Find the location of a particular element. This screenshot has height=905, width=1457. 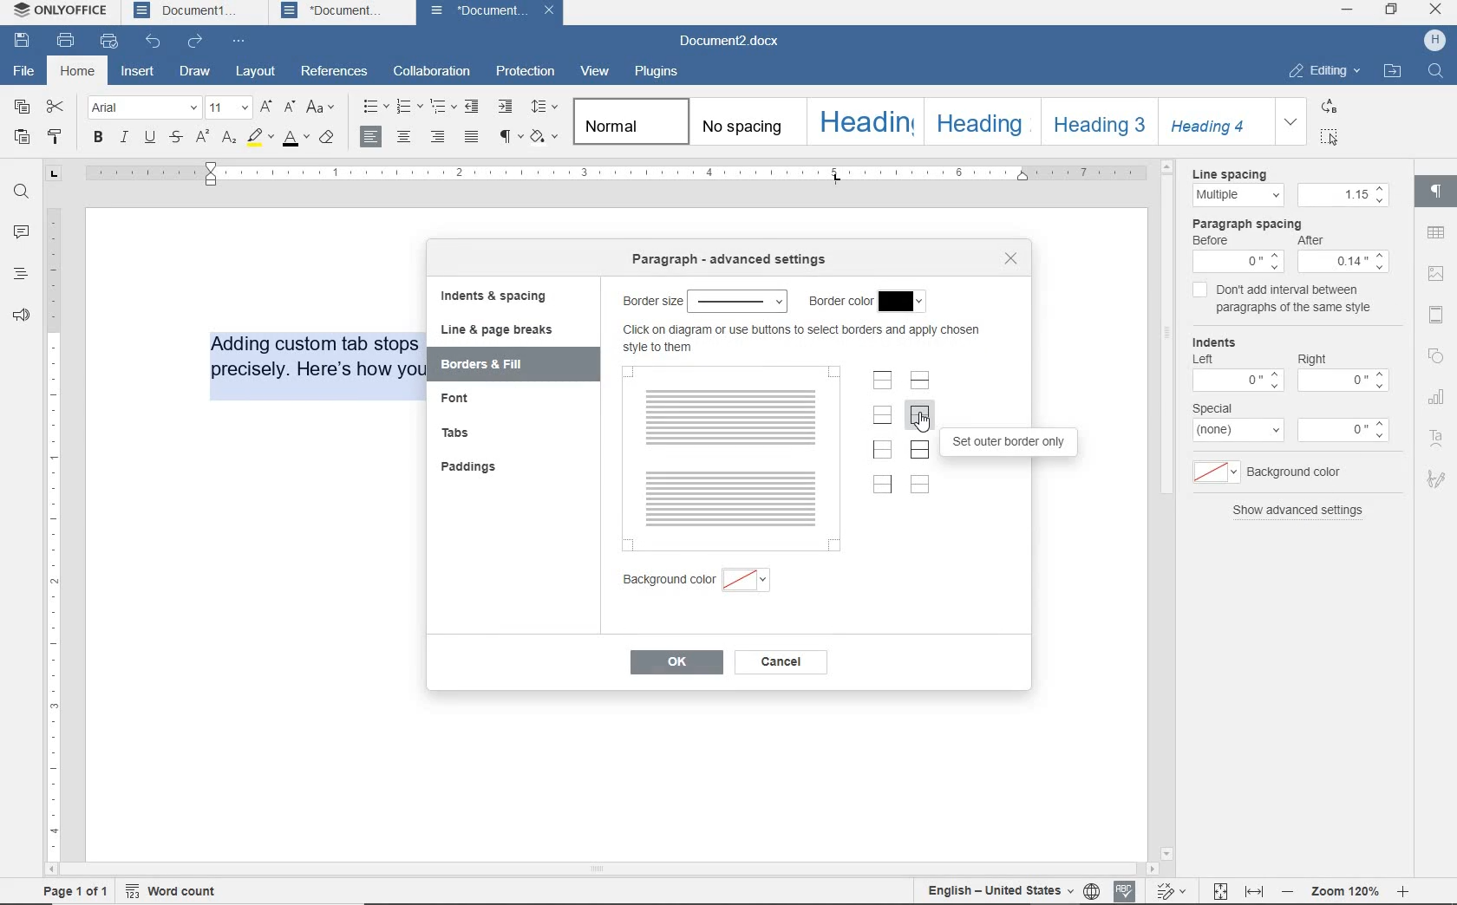

superscript is located at coordinates (205, 136).